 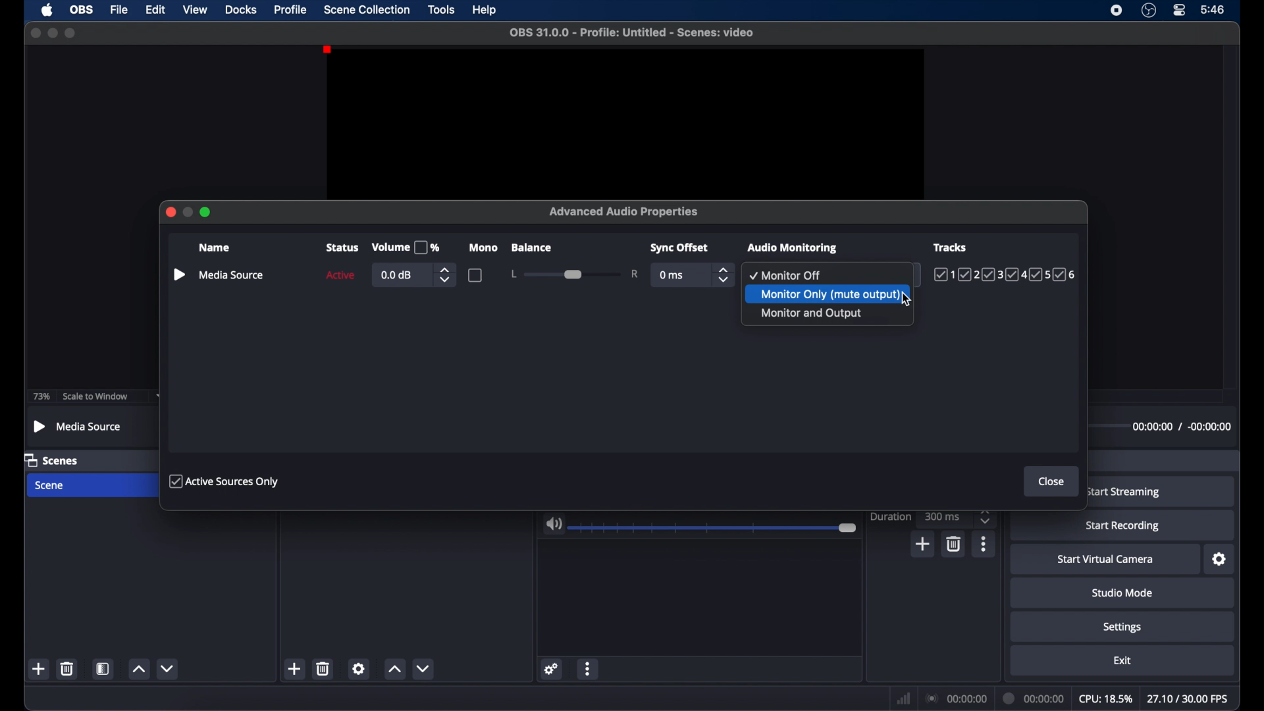 What do you see at coordinates (394, 669) in the screenshot?
I see `increment` at bounding box center [394, 669].